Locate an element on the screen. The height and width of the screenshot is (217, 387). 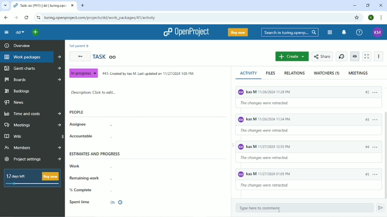
#41: Created by Kas M. Last updated on 11/27/2024 1:05 PM is located at coordinates (148, 73).